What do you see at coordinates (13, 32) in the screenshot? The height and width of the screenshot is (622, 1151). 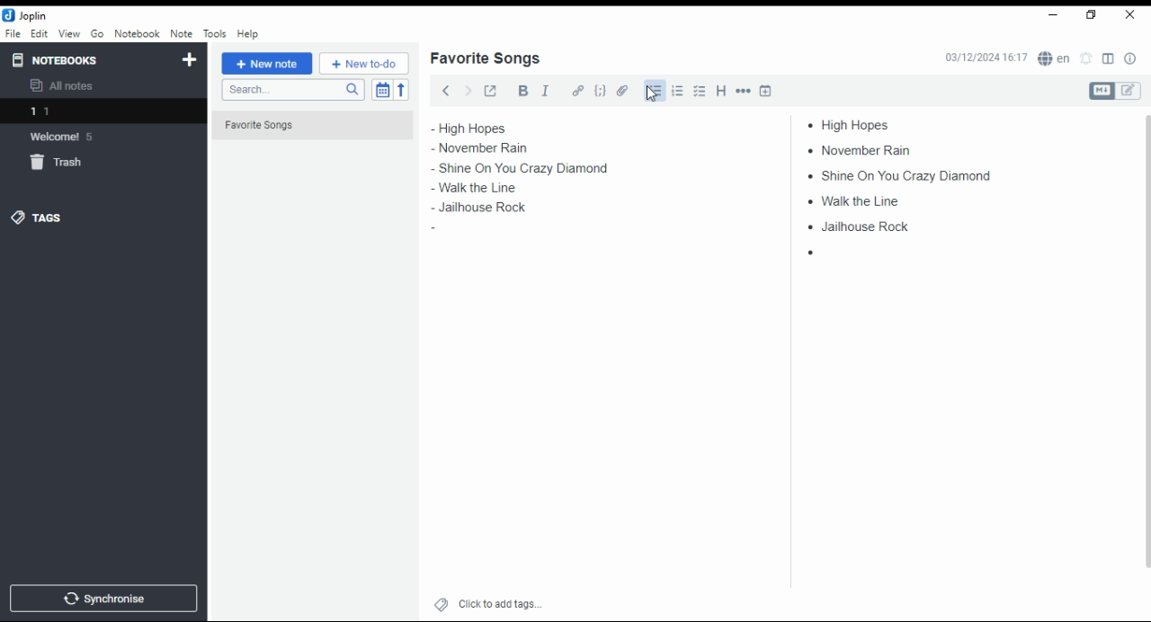 I see `file` at bounding box center [13, 32].